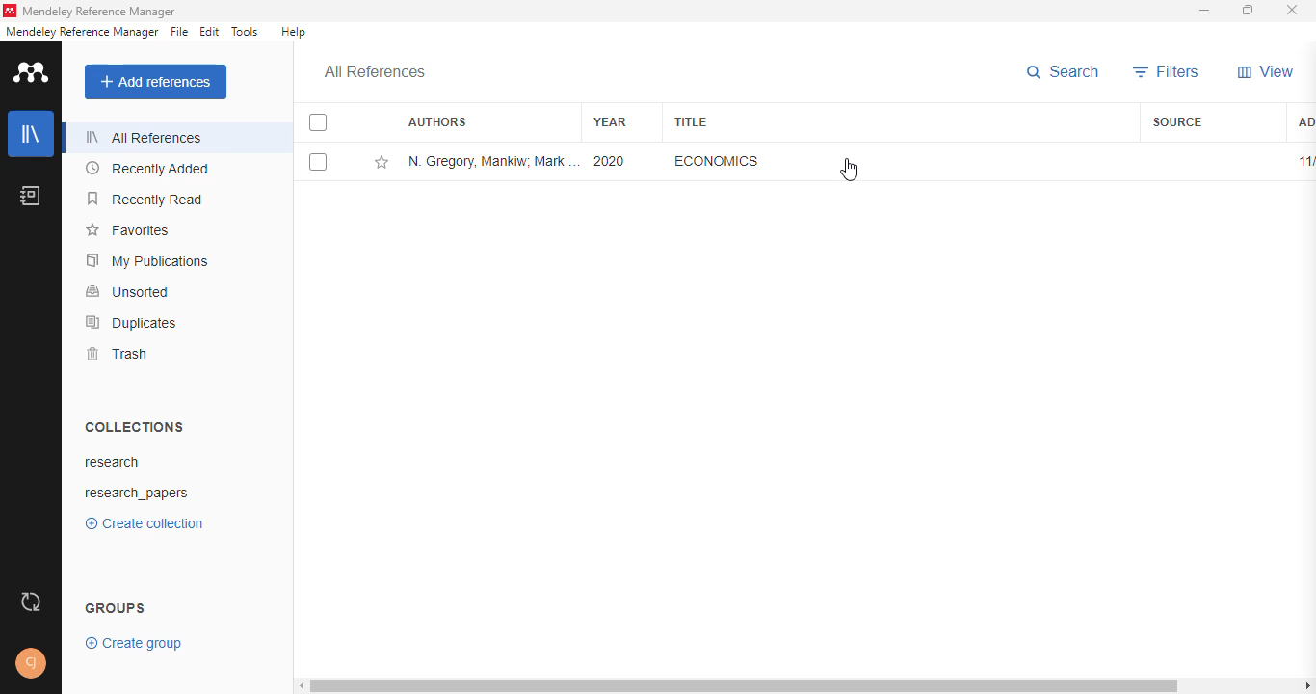 This screenshot has width=1316, height=694. What do you see at coordinates (1204, 11) in the screenshot?
I see `minimize` at bounding box center [1204, 11].